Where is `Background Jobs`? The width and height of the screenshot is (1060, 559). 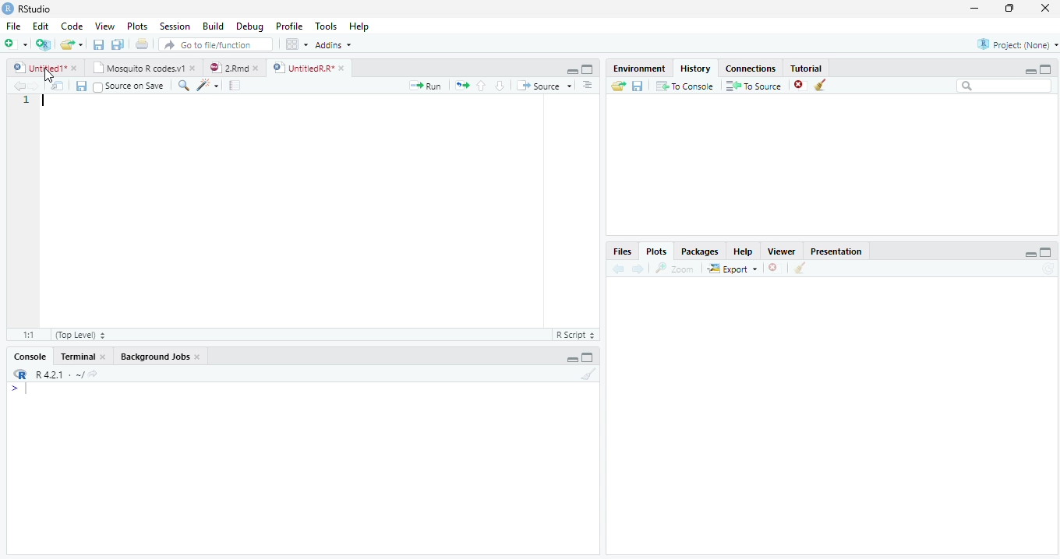
Background Jobs is located at coordinates (161, 356).